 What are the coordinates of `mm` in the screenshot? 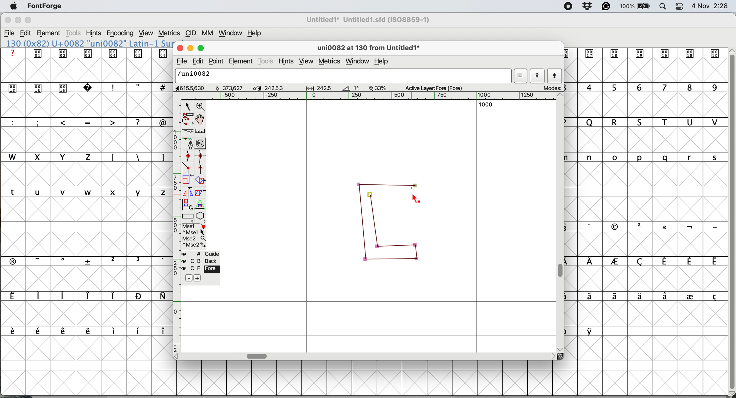 It's located at (209, 33).